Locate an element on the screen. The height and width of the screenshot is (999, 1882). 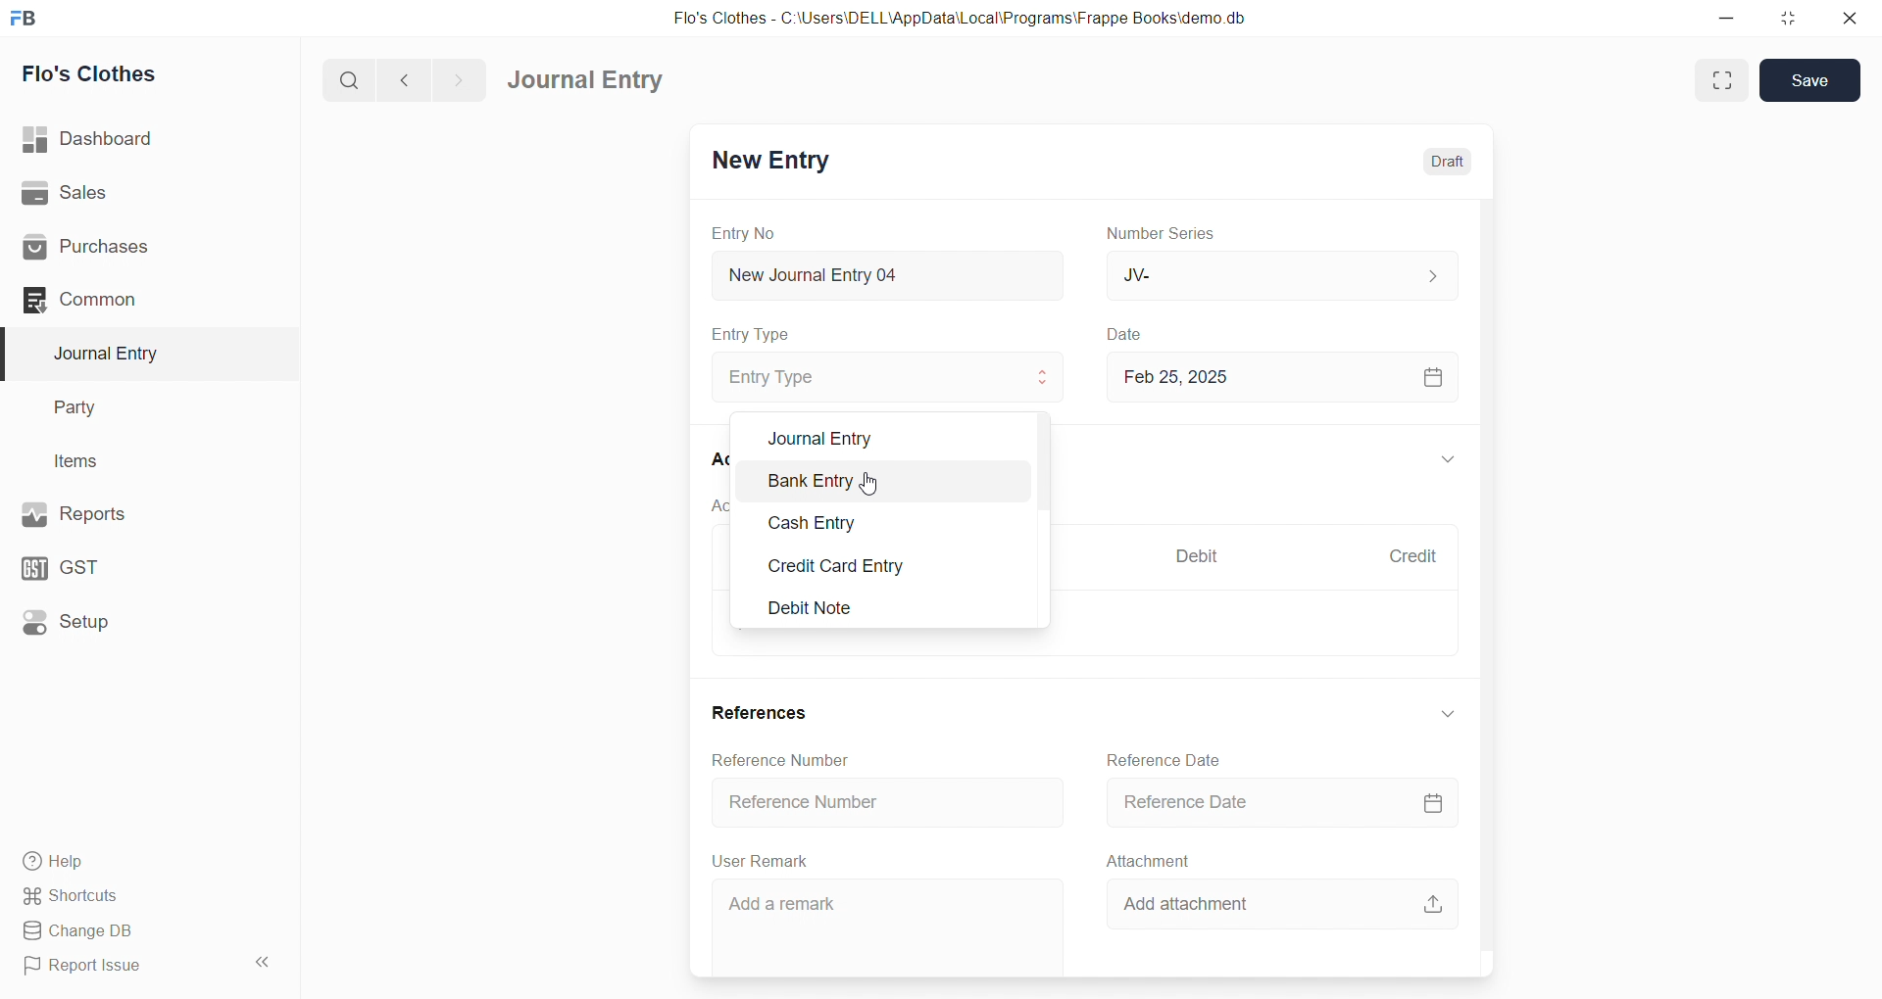
Attachment is located at coordinates (1149, 860).